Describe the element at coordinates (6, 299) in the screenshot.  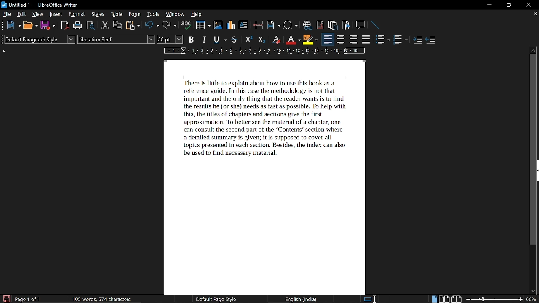
I see `save` at that location.